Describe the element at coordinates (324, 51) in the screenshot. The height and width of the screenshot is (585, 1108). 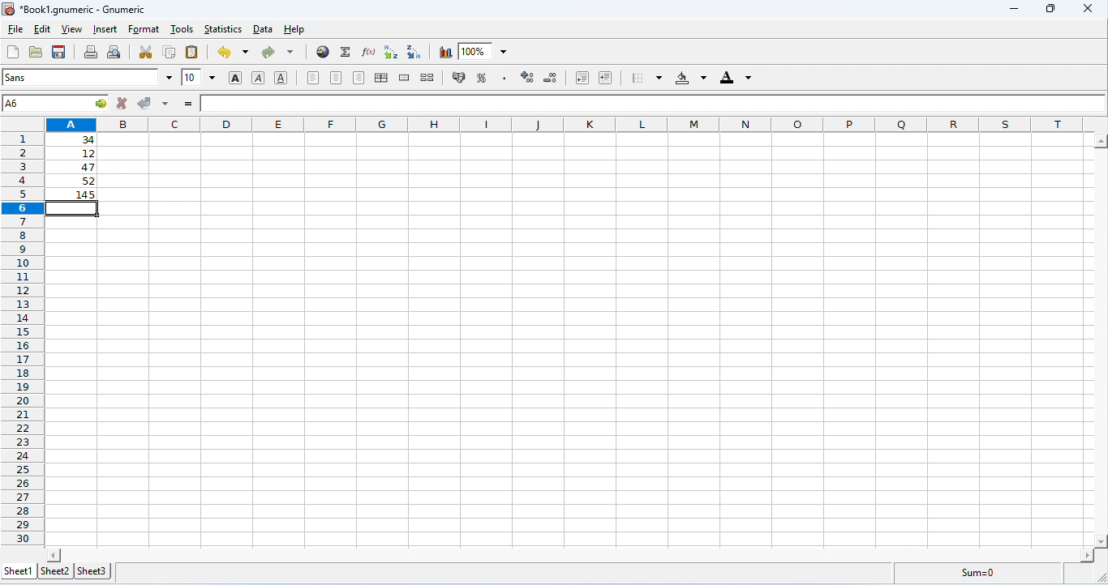
I see `insert hyperlink` at that location.